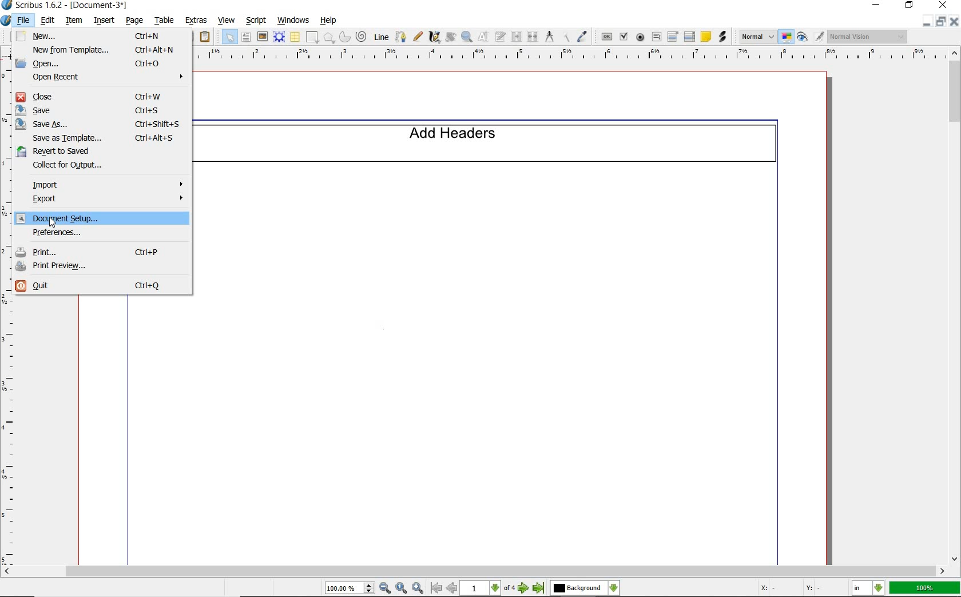  What do you see at coordinates (493, 142) in the screenshot?
I see `Add Headers` at bounding box center [493, 142].